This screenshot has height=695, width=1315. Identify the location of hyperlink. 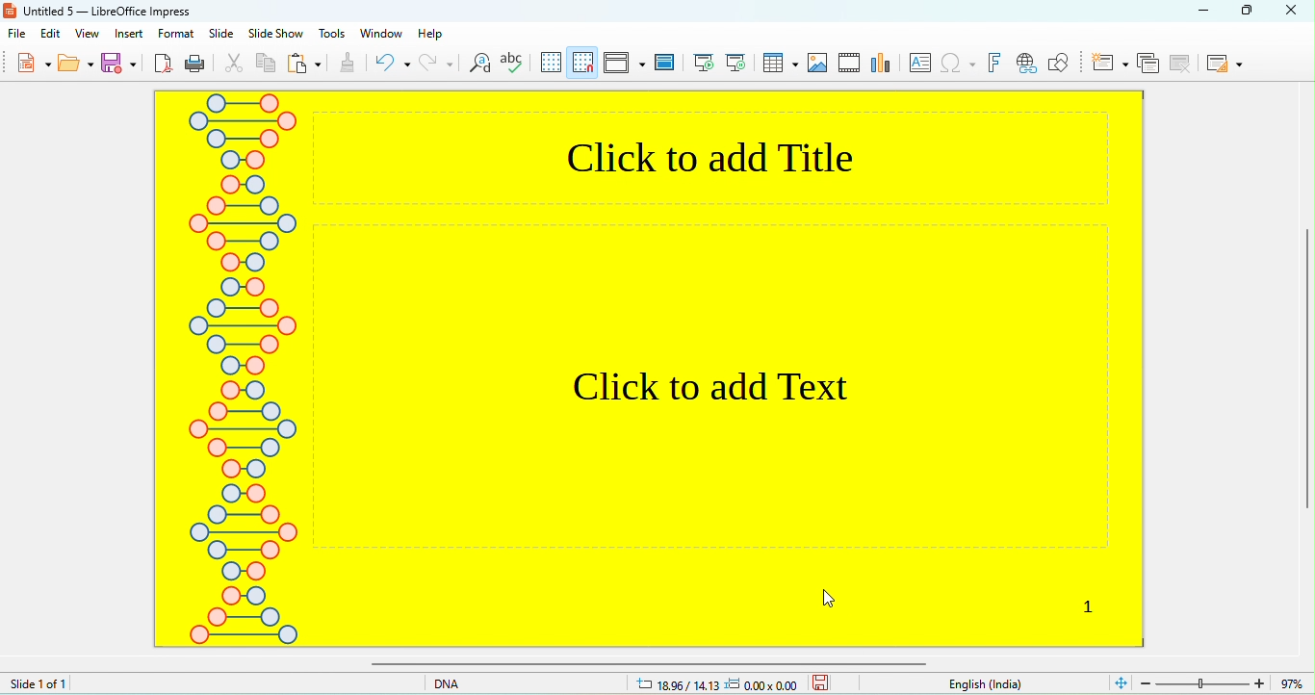
(1025, 64).